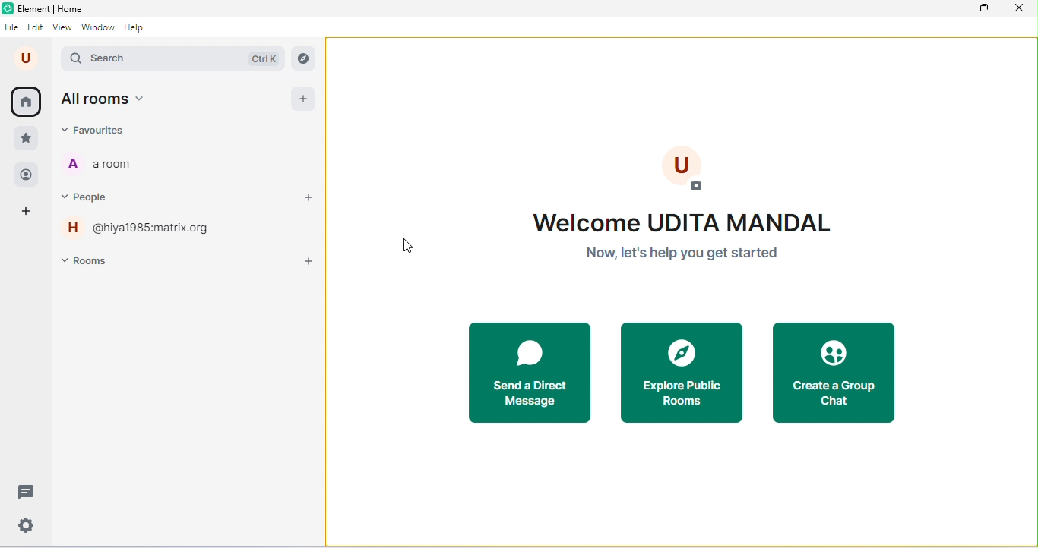  Describe the element at coordinates (26, 213) in the screenshot. I see `create a space` at that location.